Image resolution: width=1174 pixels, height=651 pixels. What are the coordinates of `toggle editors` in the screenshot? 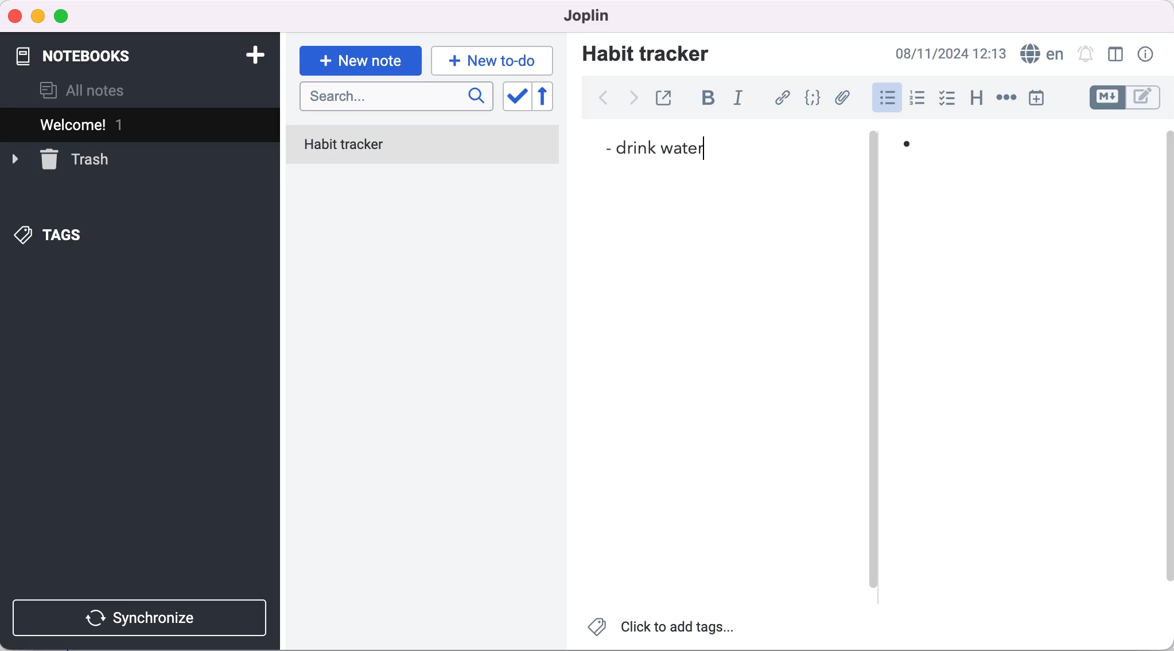 It's located at (1127, 97).